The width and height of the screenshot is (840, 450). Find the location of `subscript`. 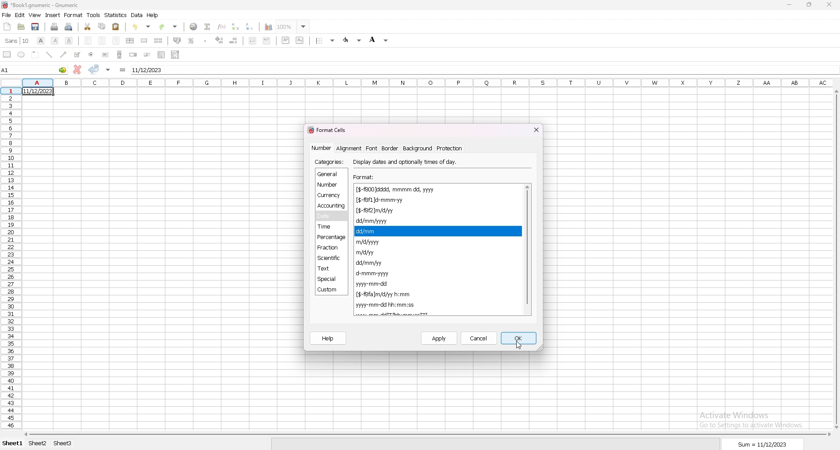

subscript is located at coordinates (300, 40).